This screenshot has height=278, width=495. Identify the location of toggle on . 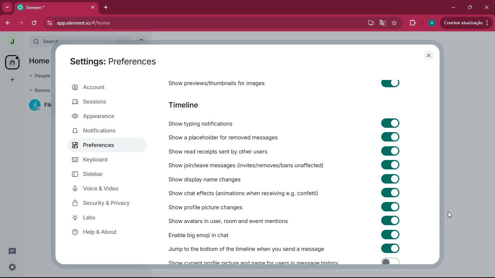
(389, 248).